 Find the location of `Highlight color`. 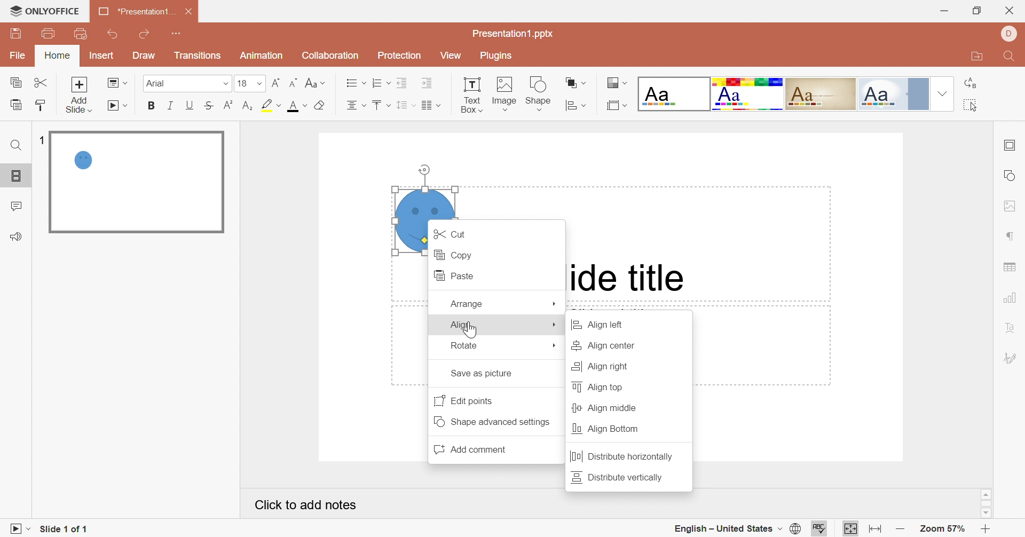

Highlight color is located at coordinates (270, 105).